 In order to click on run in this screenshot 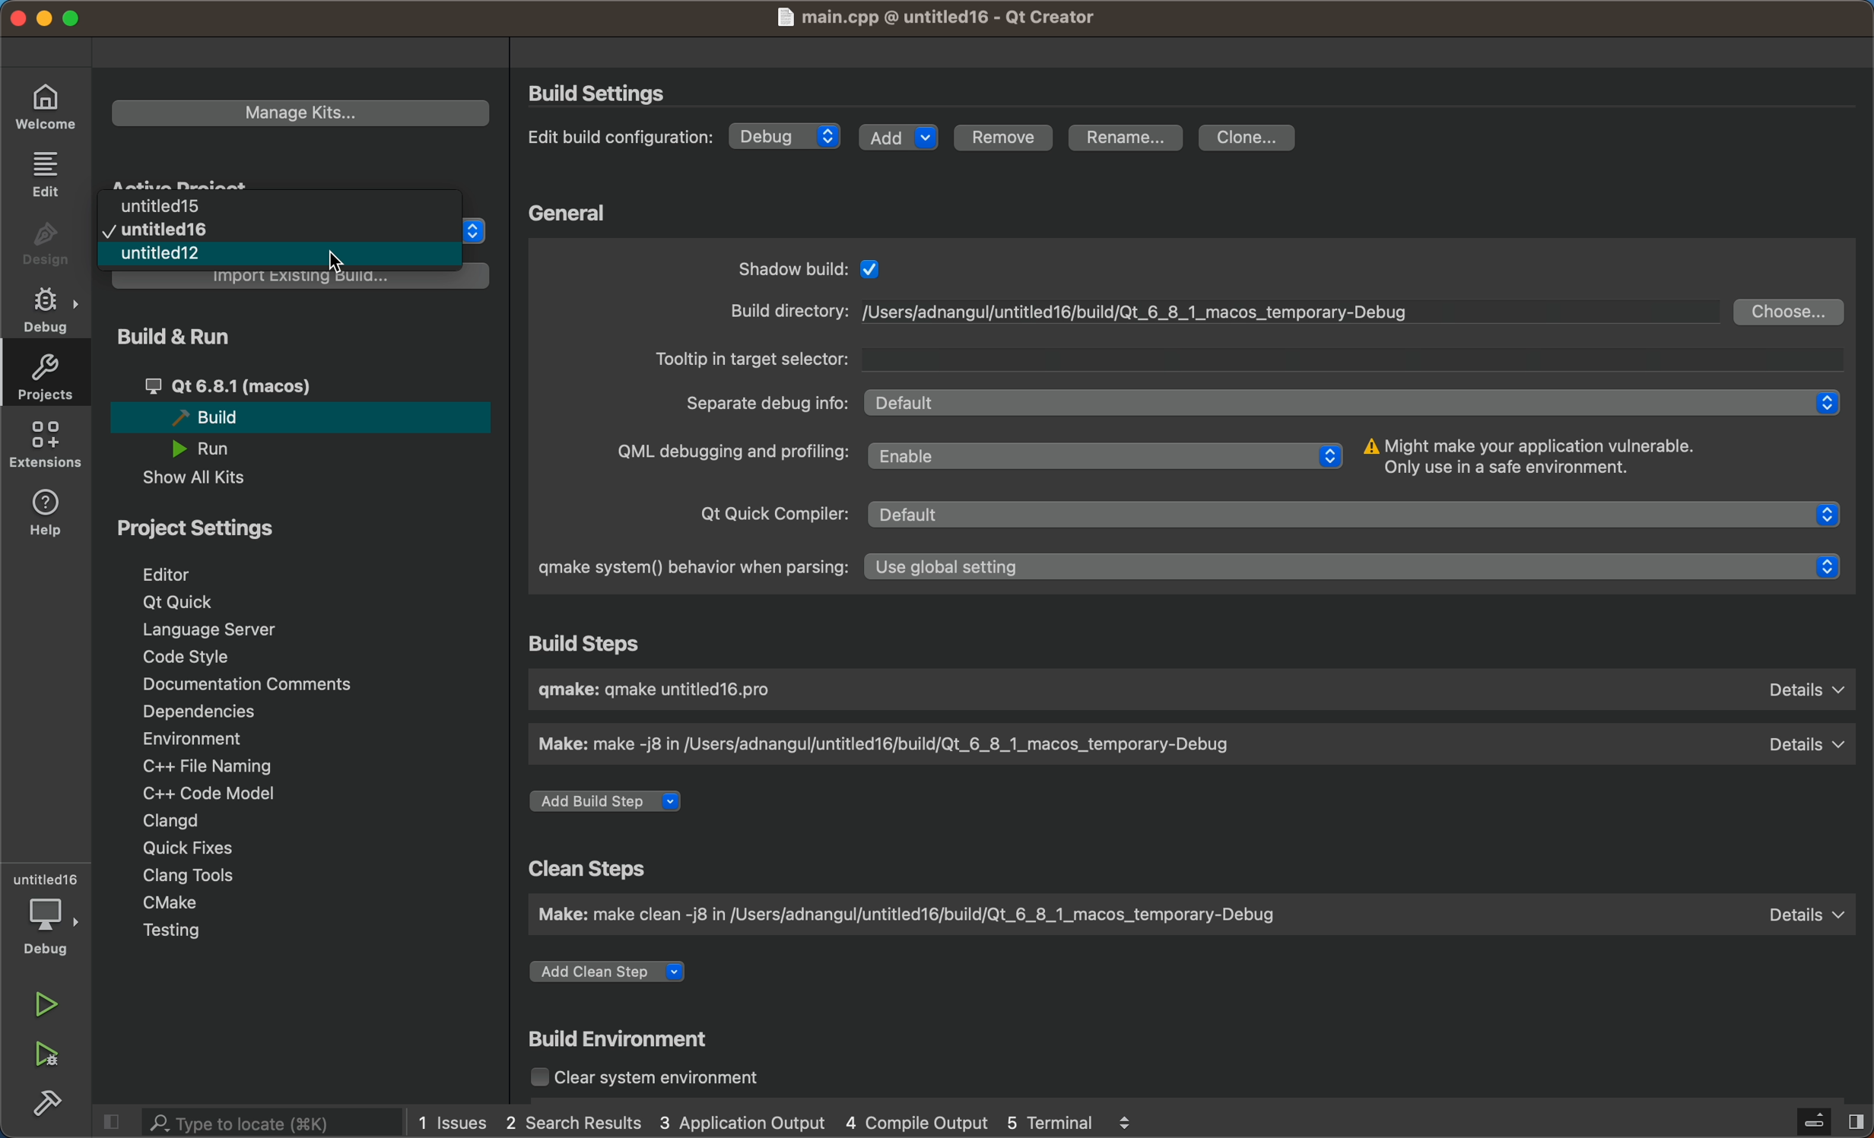, I will do `click(49, 1006)`.